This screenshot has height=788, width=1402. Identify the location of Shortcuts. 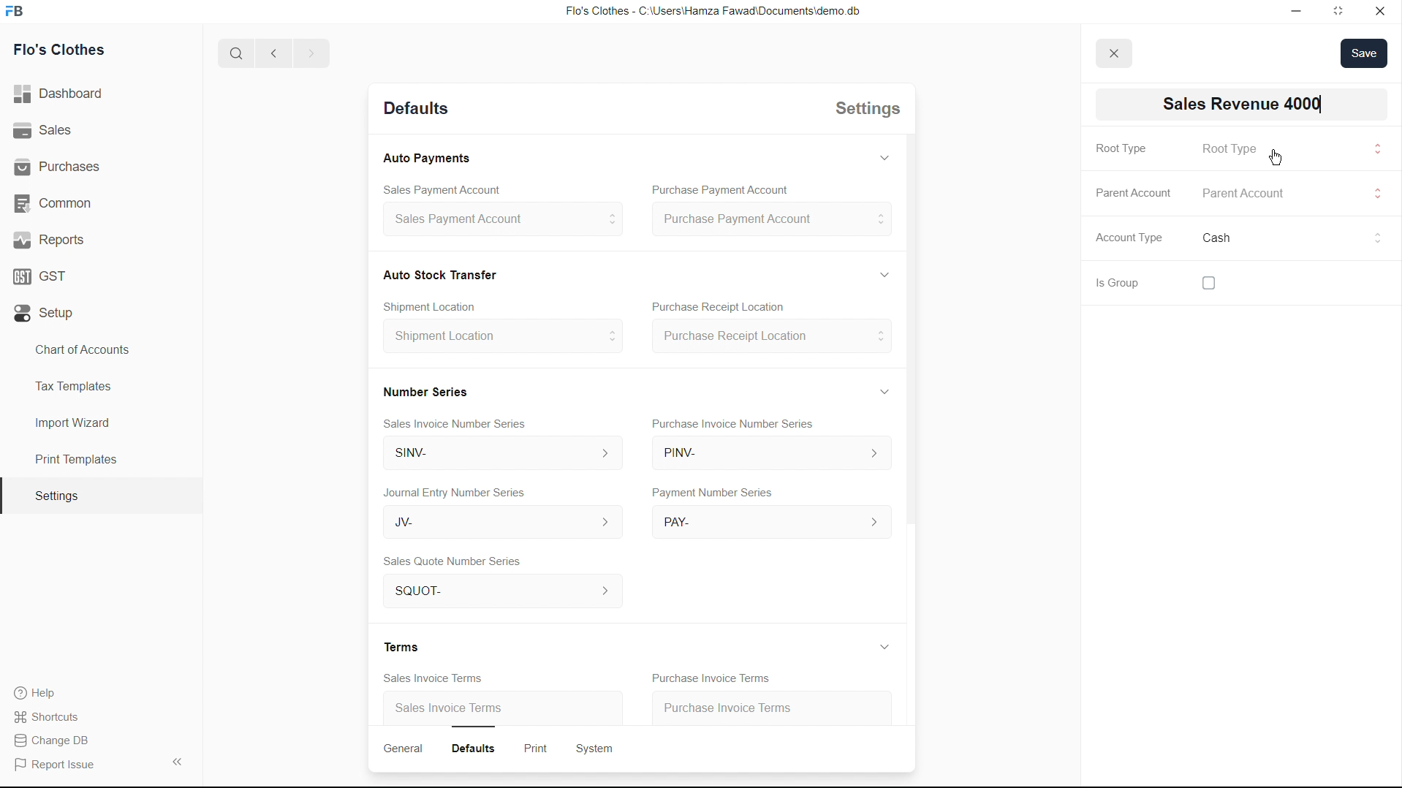
(55, 716).